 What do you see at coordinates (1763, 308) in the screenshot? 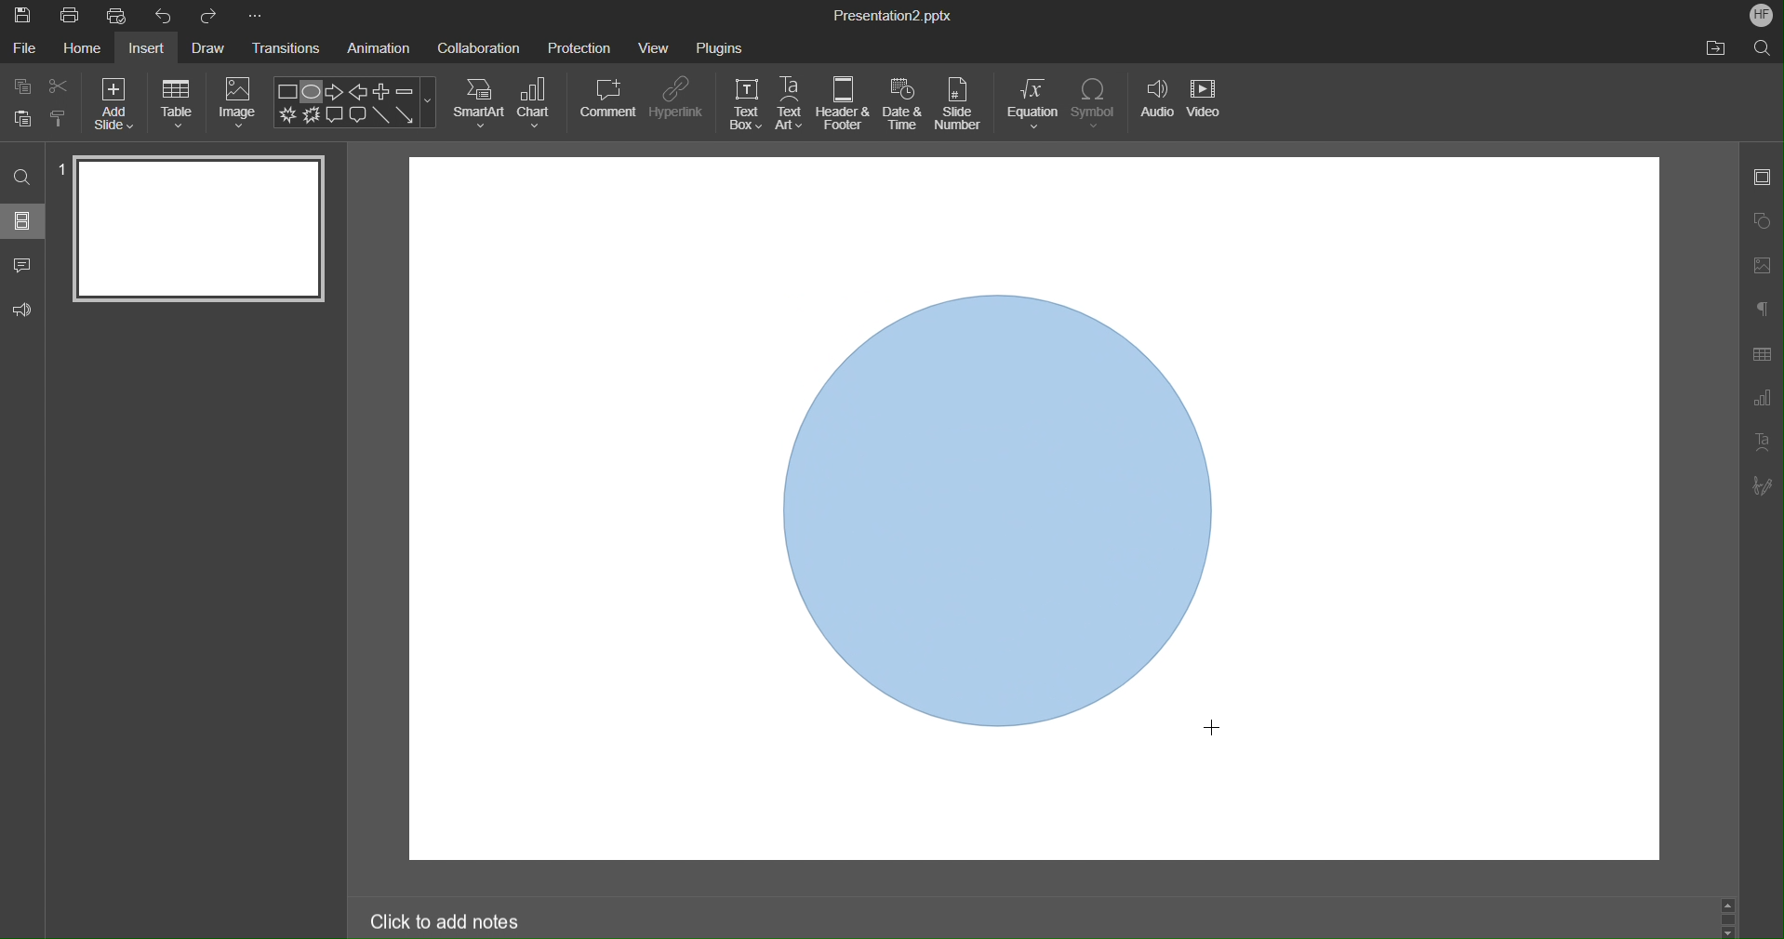
I see `Paragraphs` at bounding box center [1763, 308].